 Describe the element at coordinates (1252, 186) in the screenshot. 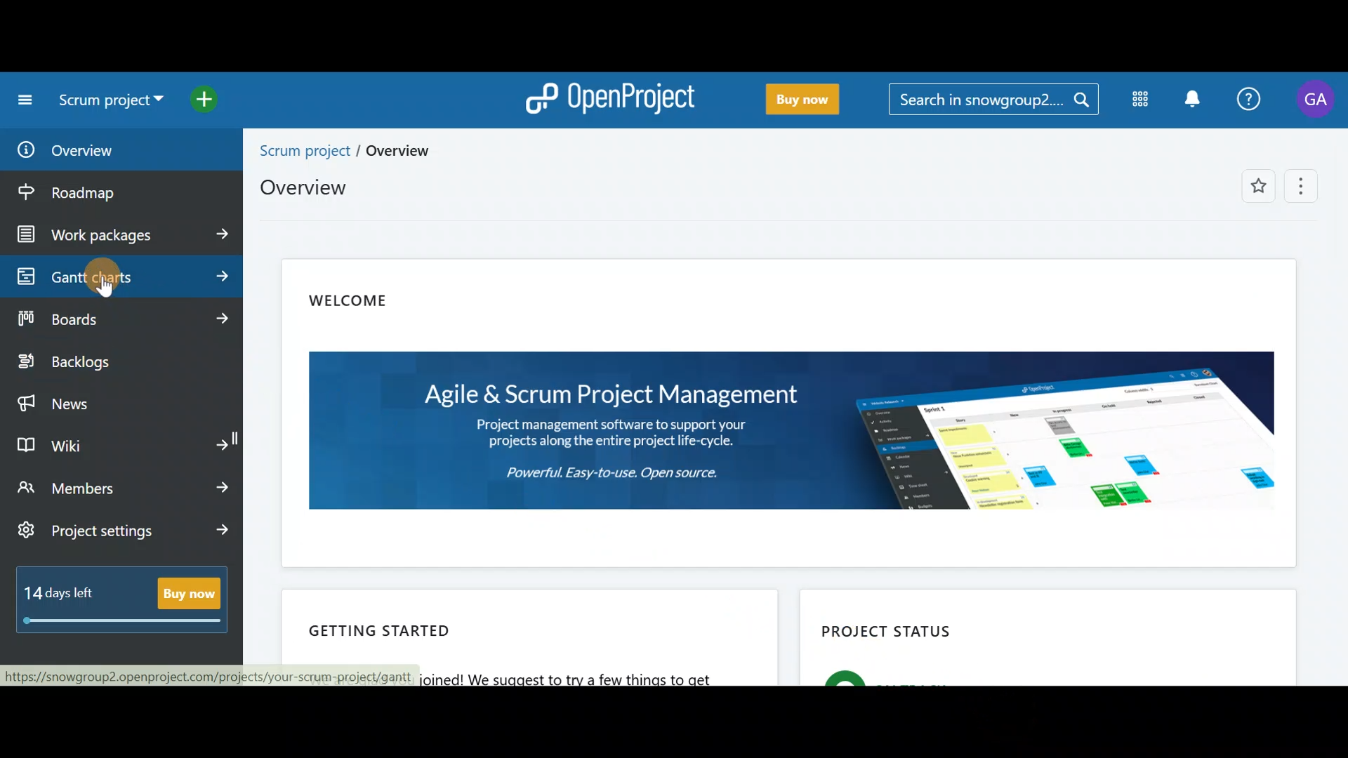

I see `Add to Favorites` at that location.